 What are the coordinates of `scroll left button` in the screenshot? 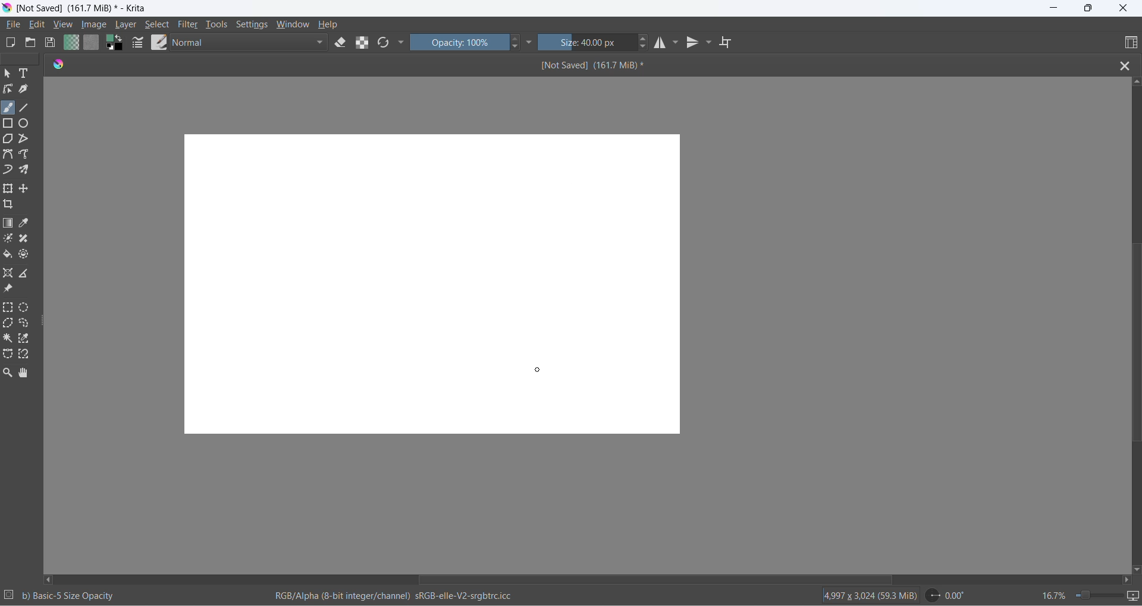 It's located at (51, 579).